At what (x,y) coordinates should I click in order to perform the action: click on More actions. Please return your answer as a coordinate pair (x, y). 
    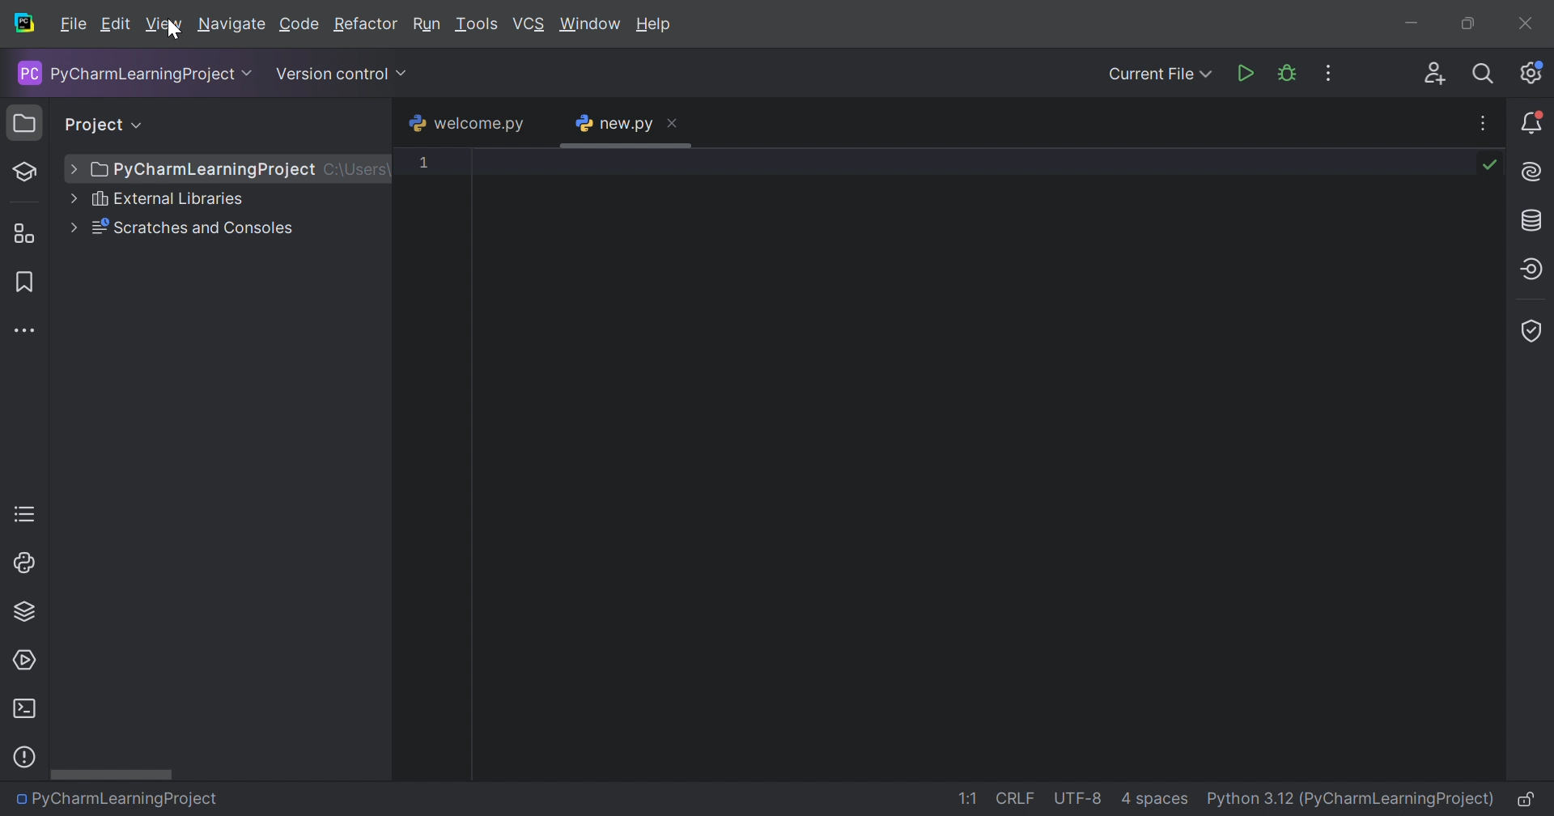
    Looking at the image, I should click on (1330, 72).